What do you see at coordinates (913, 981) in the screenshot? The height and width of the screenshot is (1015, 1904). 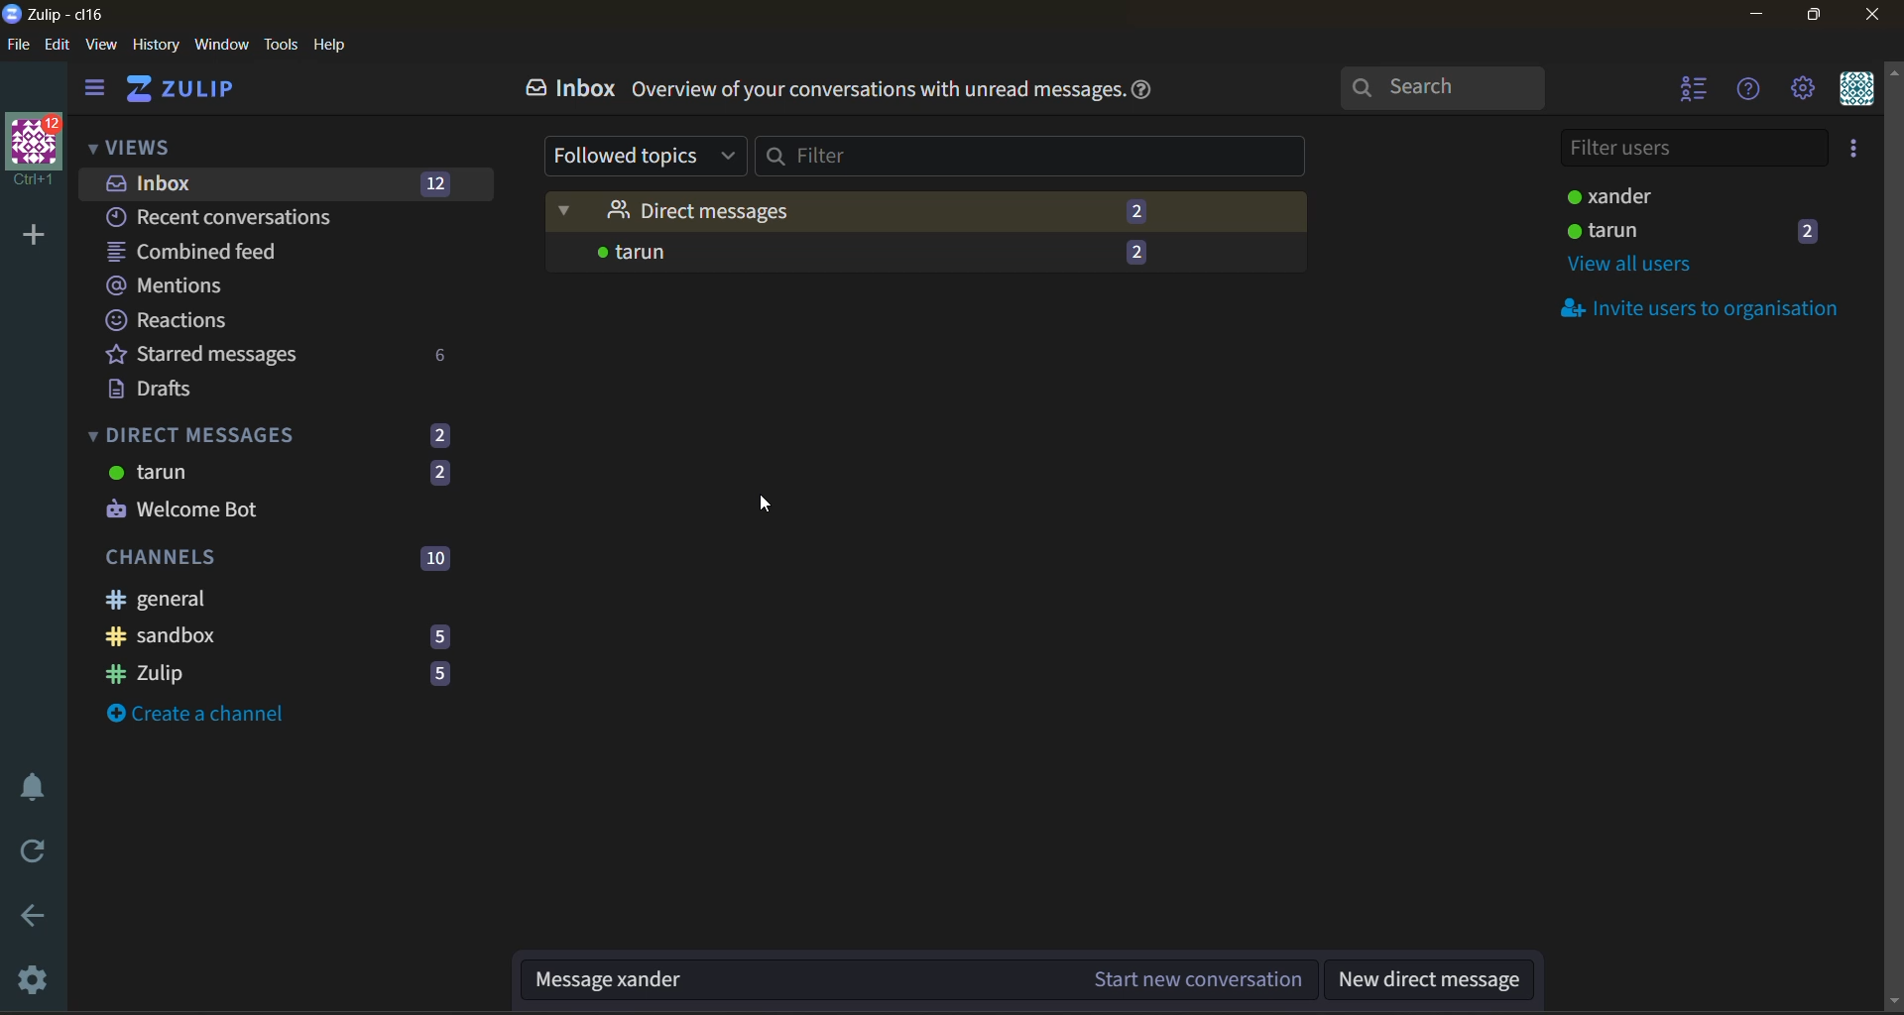 I see `Message xander (Start new conversation)` at bounding box center [913, 981].